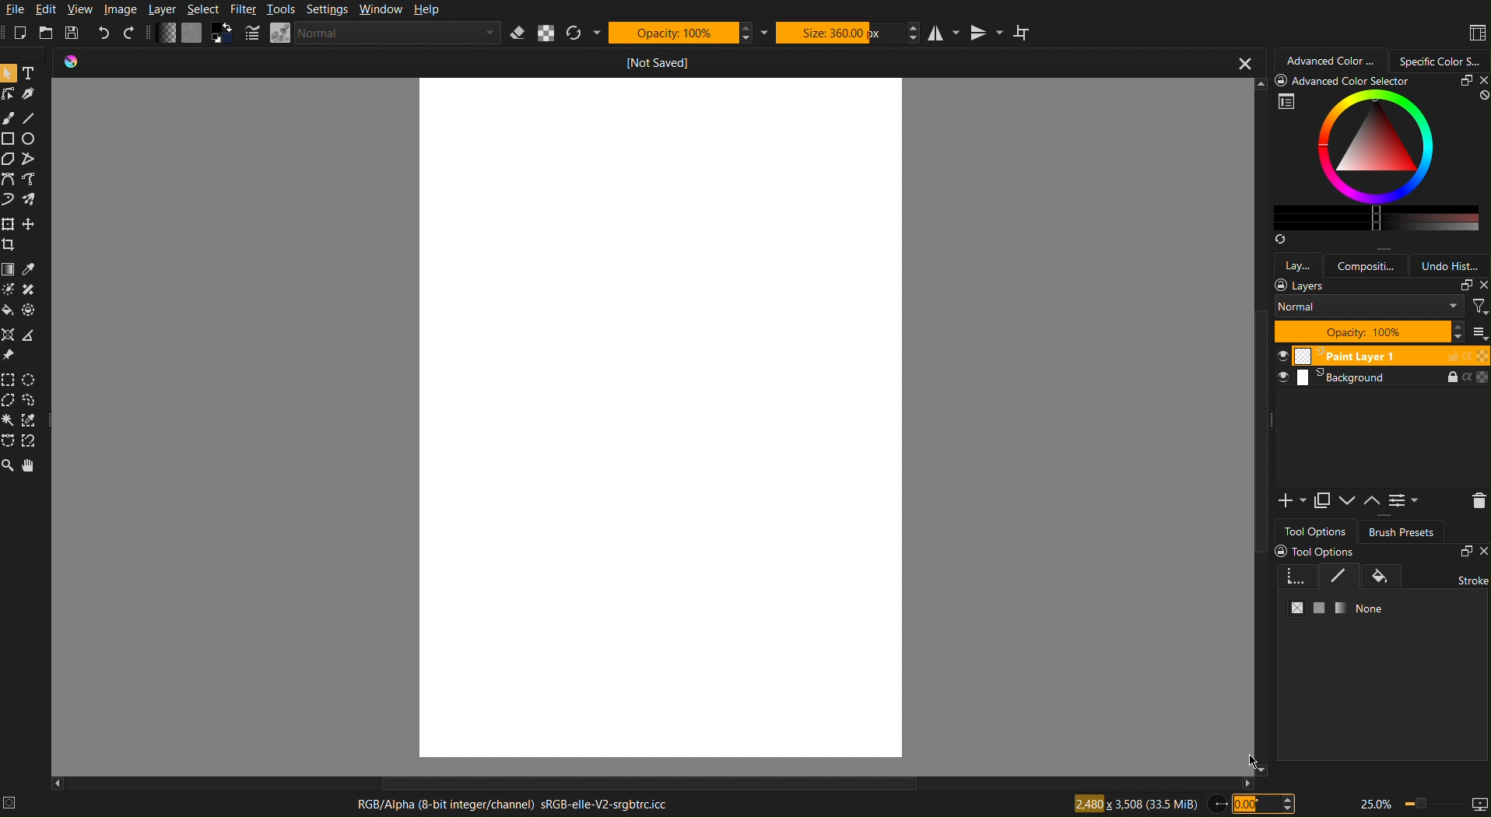 The width and height of the screenshot is (1491, 817). What do you see at coordinates (1370, 332) in the screenshot?
I see `opacity 100%` at bounding box center [1370, 332].